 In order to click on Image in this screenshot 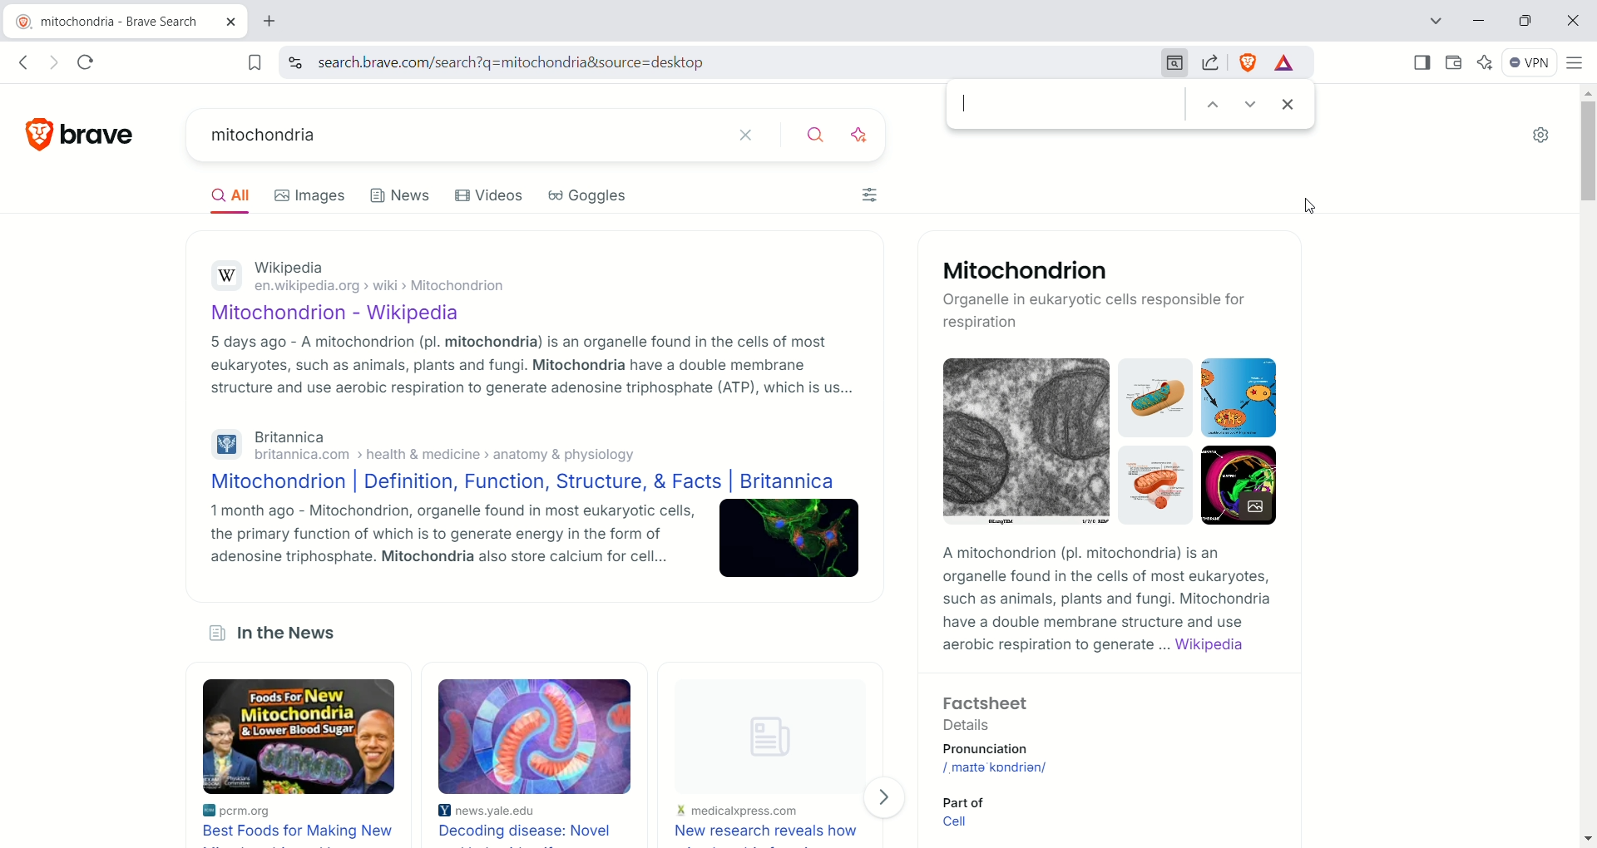, I will do `click(533, 732)`.